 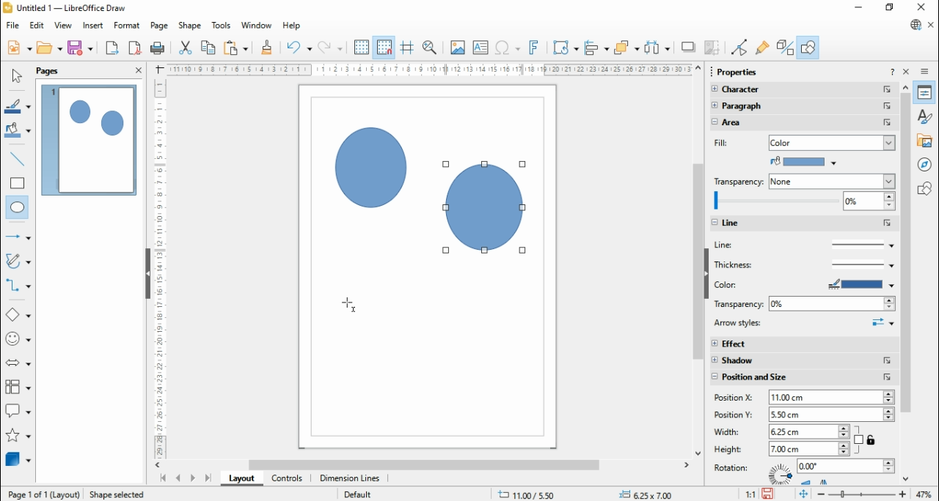 What do you see at coordinates (19, 159) in the screenshot?
I see `insert line` at bounding box center [19, 159].